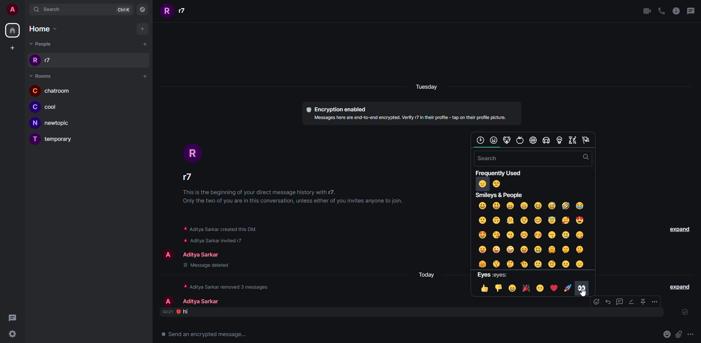 The width and height of the screenshot is (701, 343). Describe the element at coordinates (51, 90) in the screenshot. I see `room` at that location.